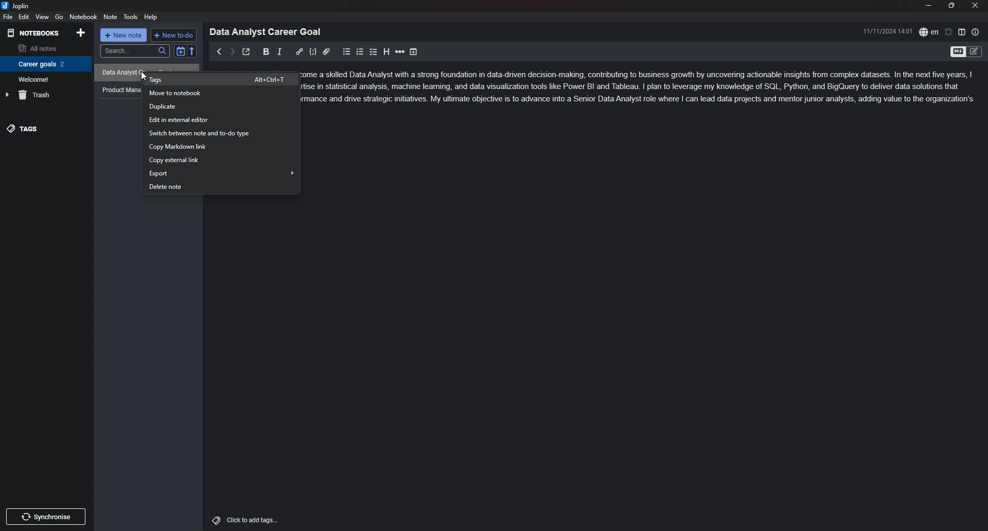 The width and height of the screenshot is (988, 531). Describe the element at coordinates (957, 52) in the screenshot. I see `toggle editor` at that location.